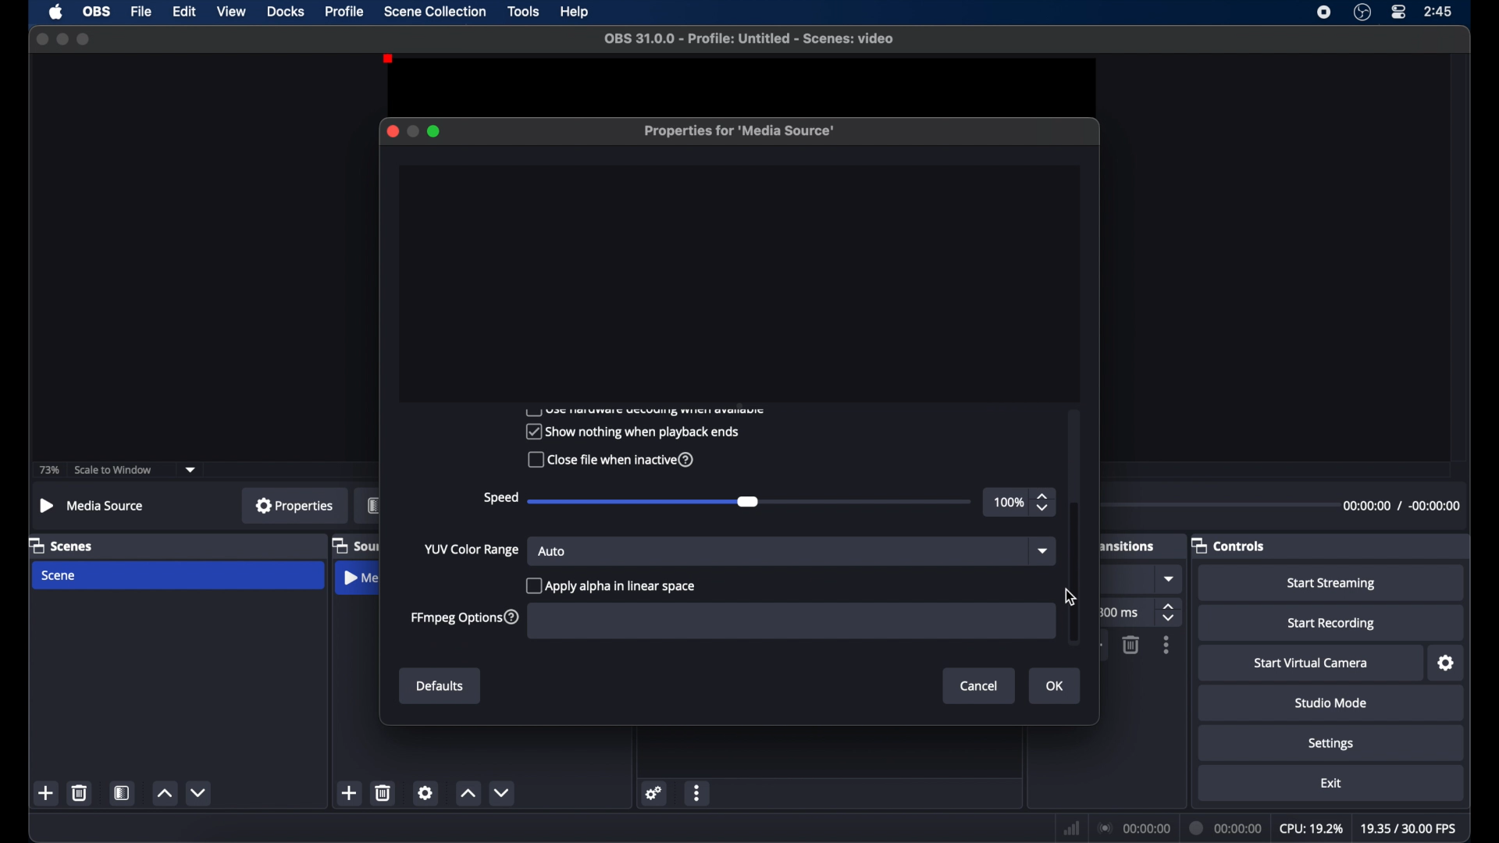 The height and width of the screenshot is (843, 1499). Describe the element at coordinates (1331, 702) in the screenshot. I see `studio mode` at that location.